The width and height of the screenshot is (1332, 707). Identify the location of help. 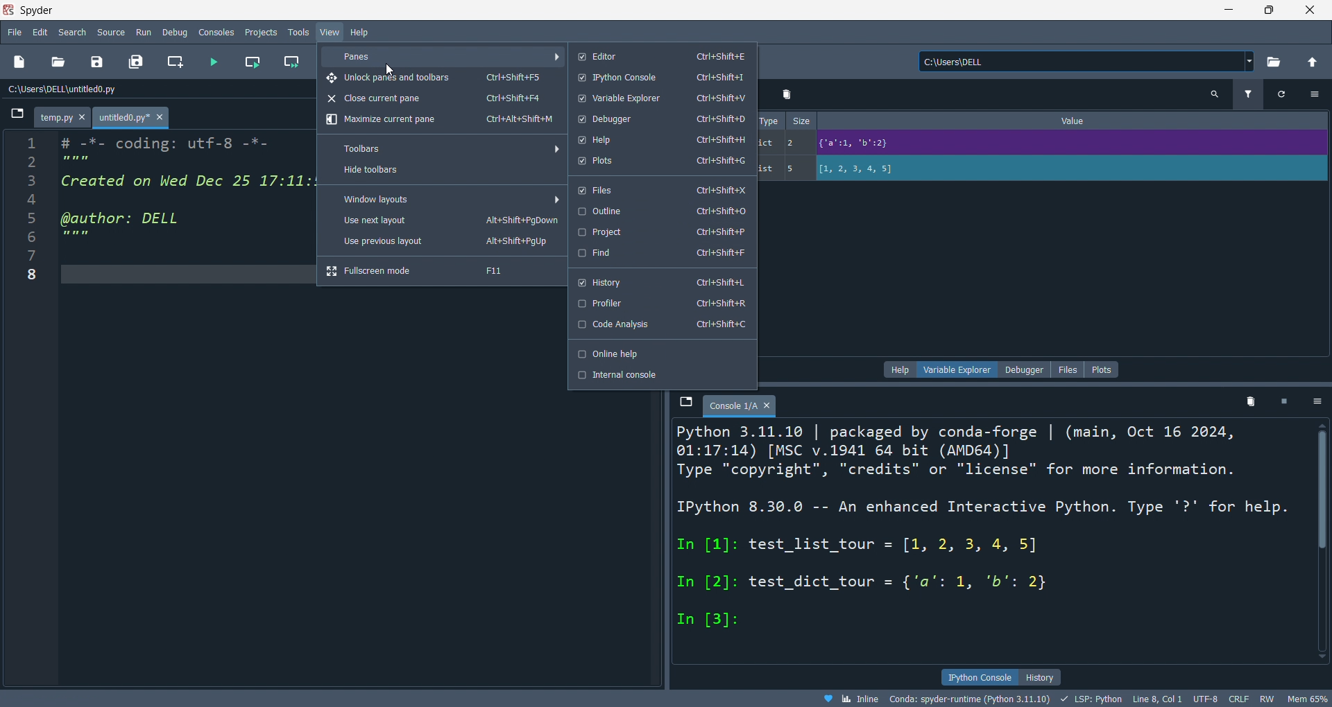
(665, 140).